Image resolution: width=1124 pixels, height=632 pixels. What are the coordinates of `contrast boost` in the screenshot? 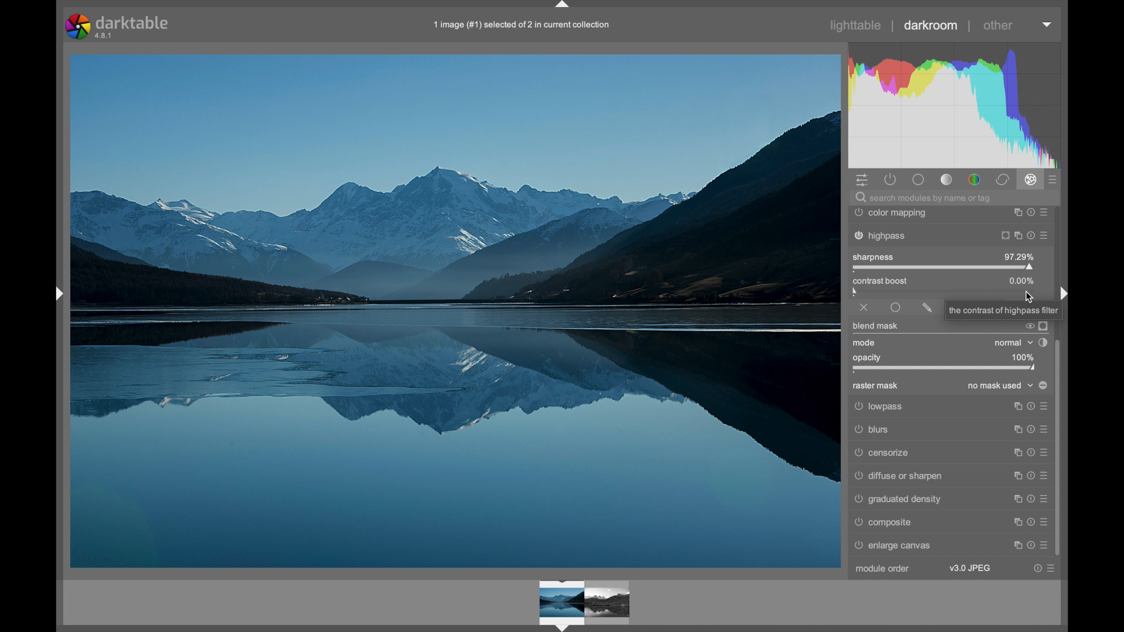 It's located at (902, 281).